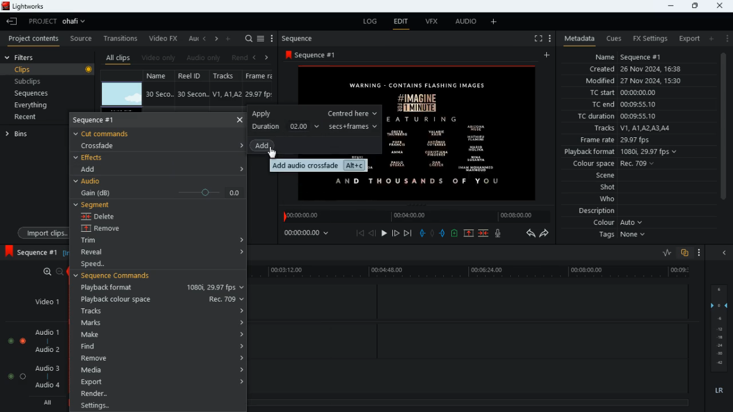 This screenshot has height=412, width=733. I want to click on front, so click(396, 233).